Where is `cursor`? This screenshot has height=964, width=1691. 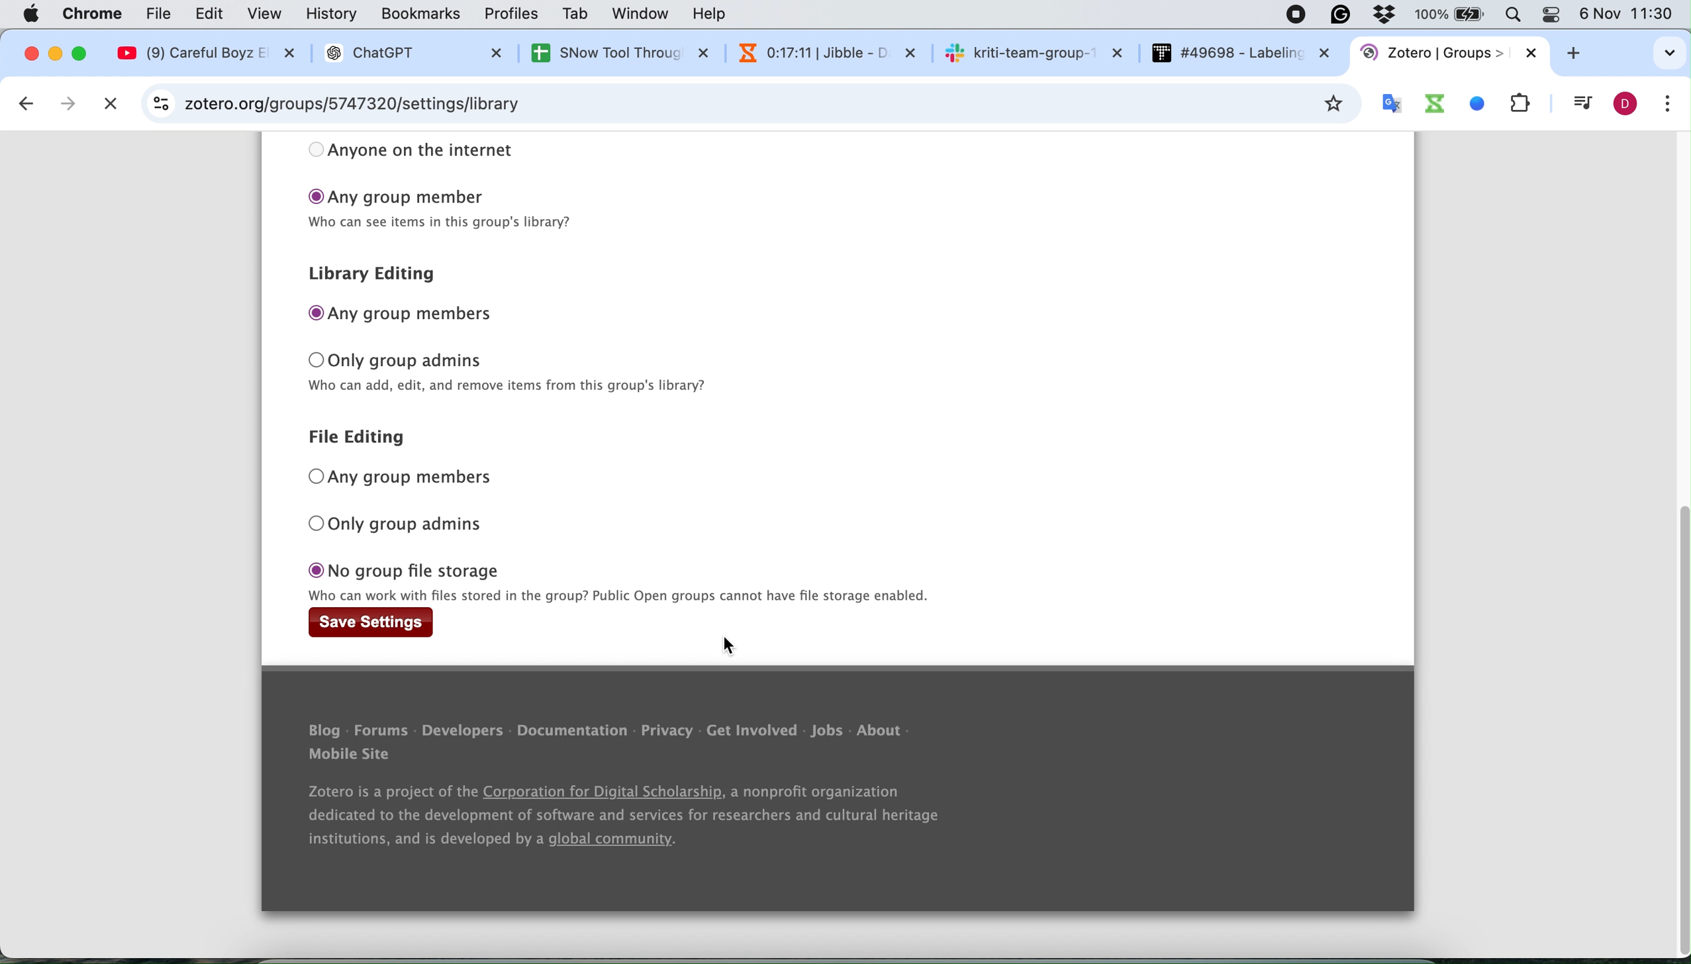 cursor is located at coordinates (728, 648).